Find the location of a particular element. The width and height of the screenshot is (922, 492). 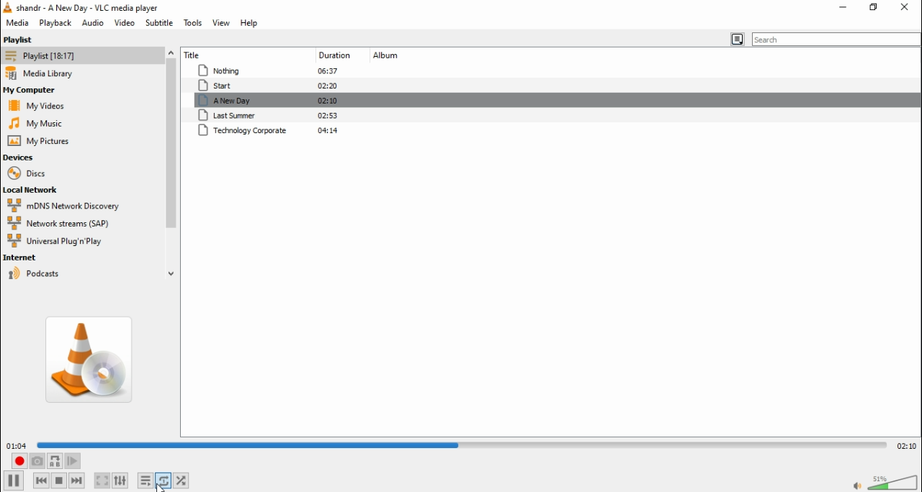

media library is located at coordinates (48, 73).